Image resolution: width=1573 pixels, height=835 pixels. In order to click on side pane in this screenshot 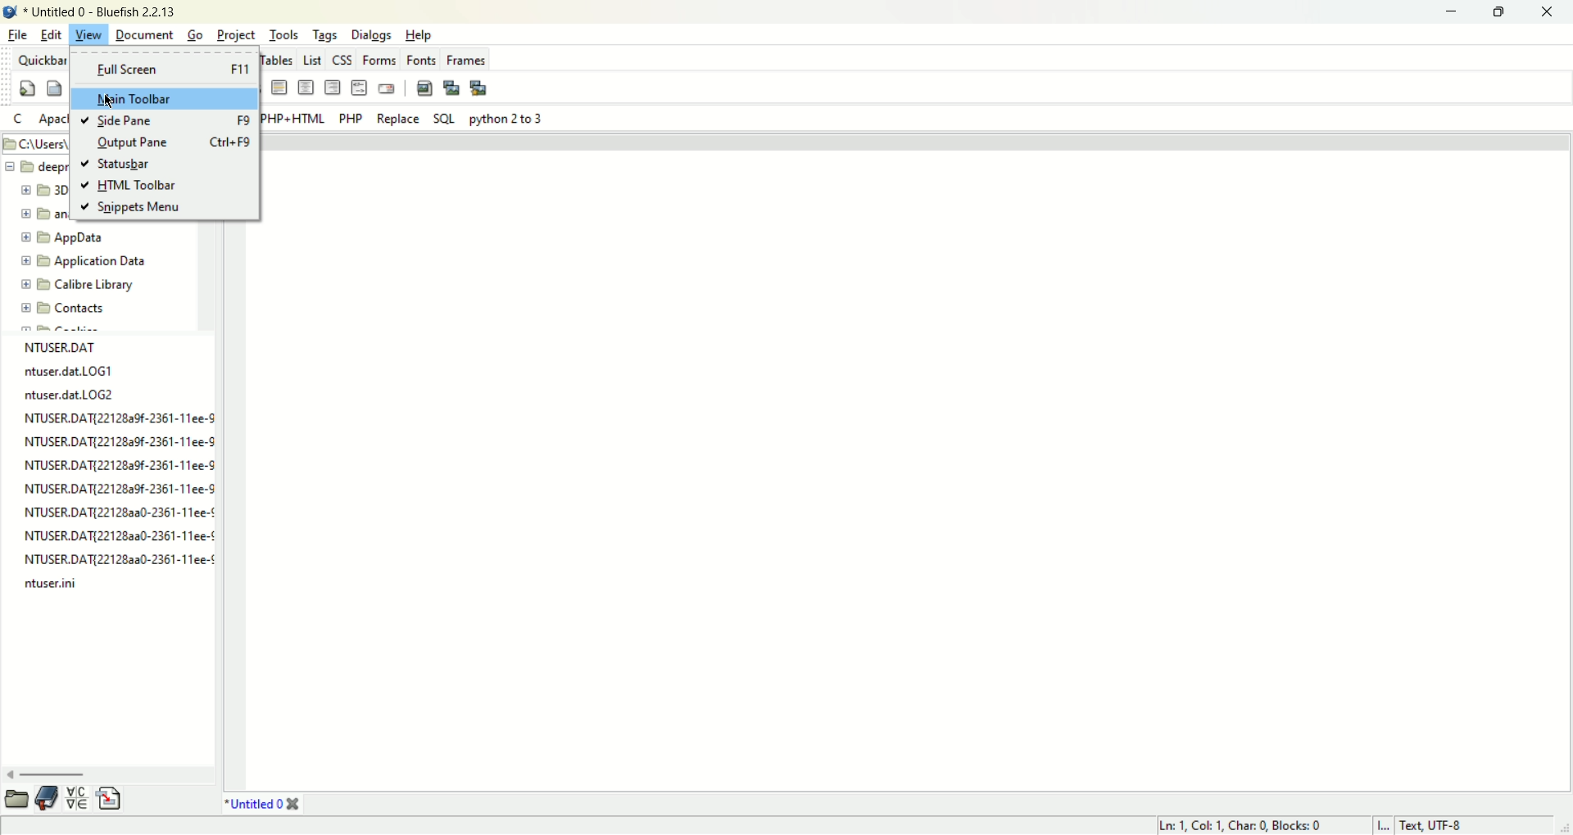, I will do `click(169, 120)`.